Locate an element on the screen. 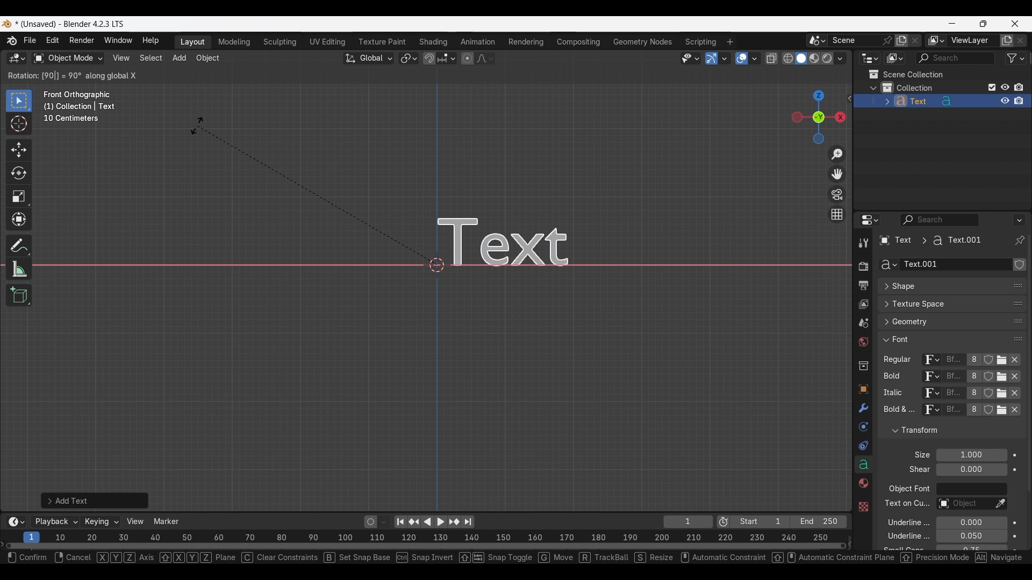 This screenshot has height=580, width=1032. Add menu highlighted as current selection is located at coordinates (180, 59).